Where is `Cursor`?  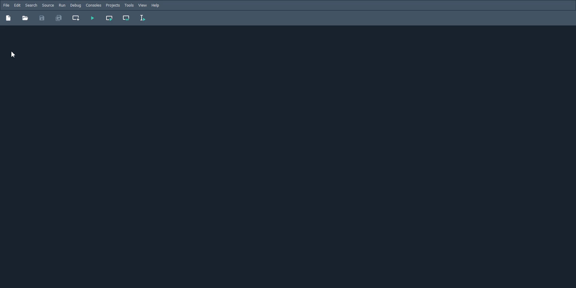 Cursor is located at coordinates (13, 55).